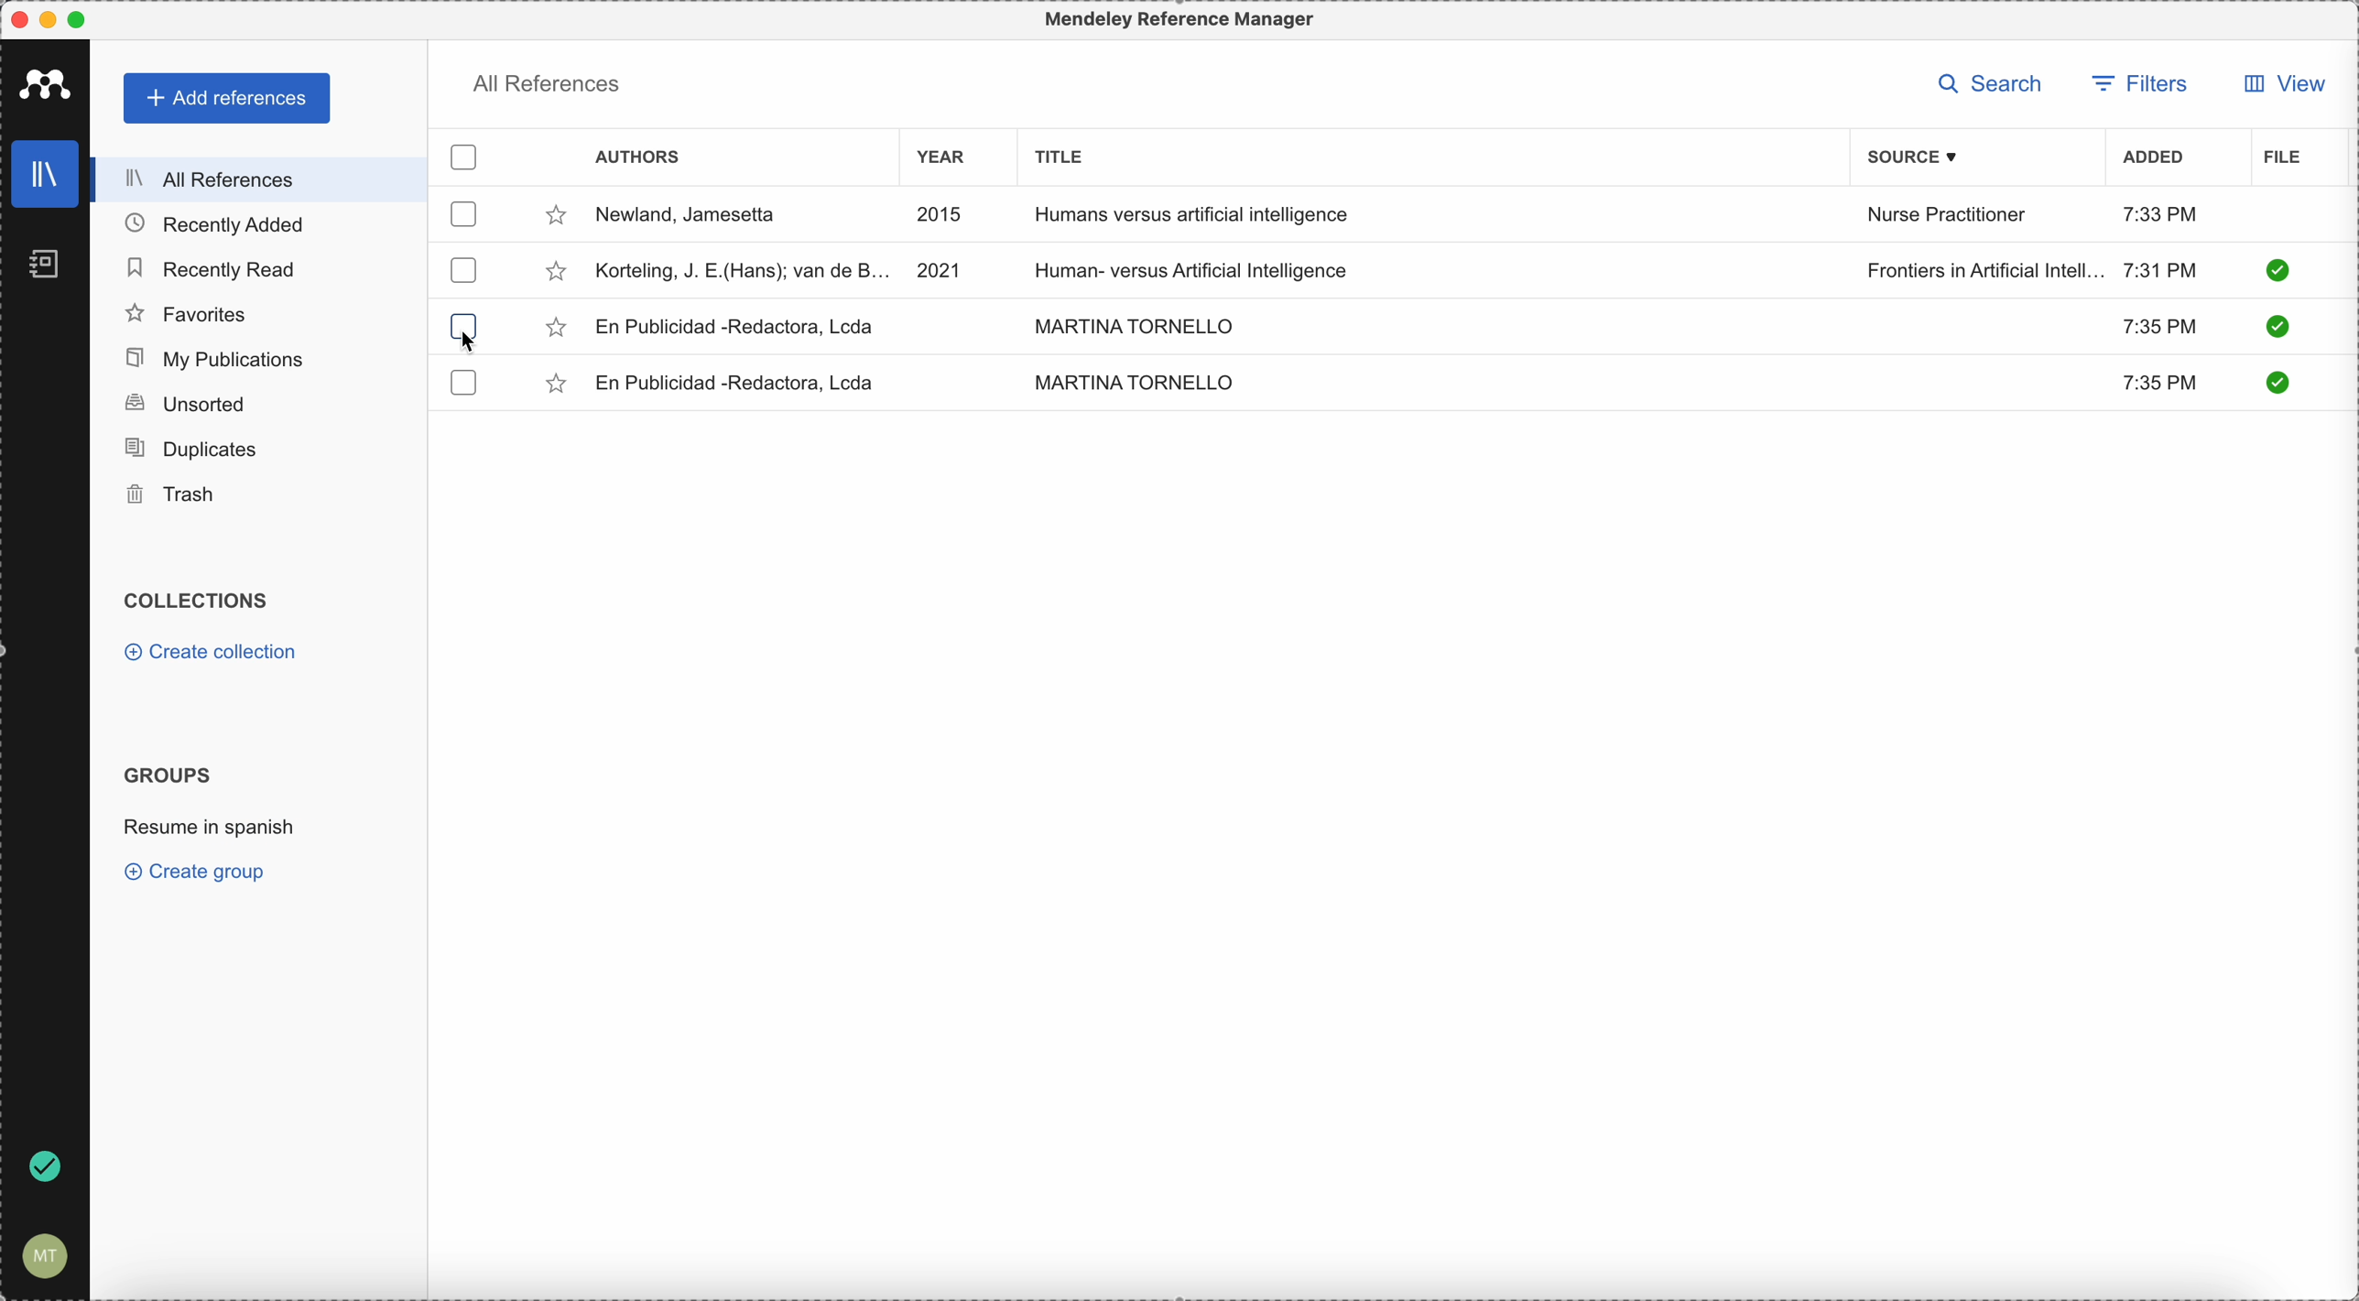  Describe the element at coordinates (1054, 155) in the screenshot. I see `title` at that location.